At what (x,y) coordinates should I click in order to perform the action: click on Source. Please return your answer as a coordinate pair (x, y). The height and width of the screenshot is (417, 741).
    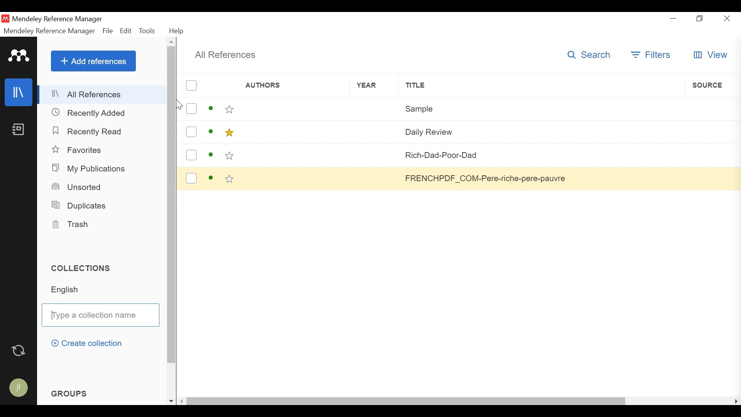
    Looking at the image, I should click on (712, 85).